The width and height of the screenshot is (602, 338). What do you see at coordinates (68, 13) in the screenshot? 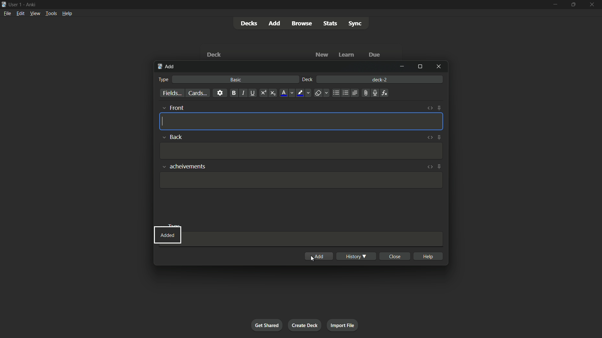
I see `help menu` at bounding box center [68, 13].